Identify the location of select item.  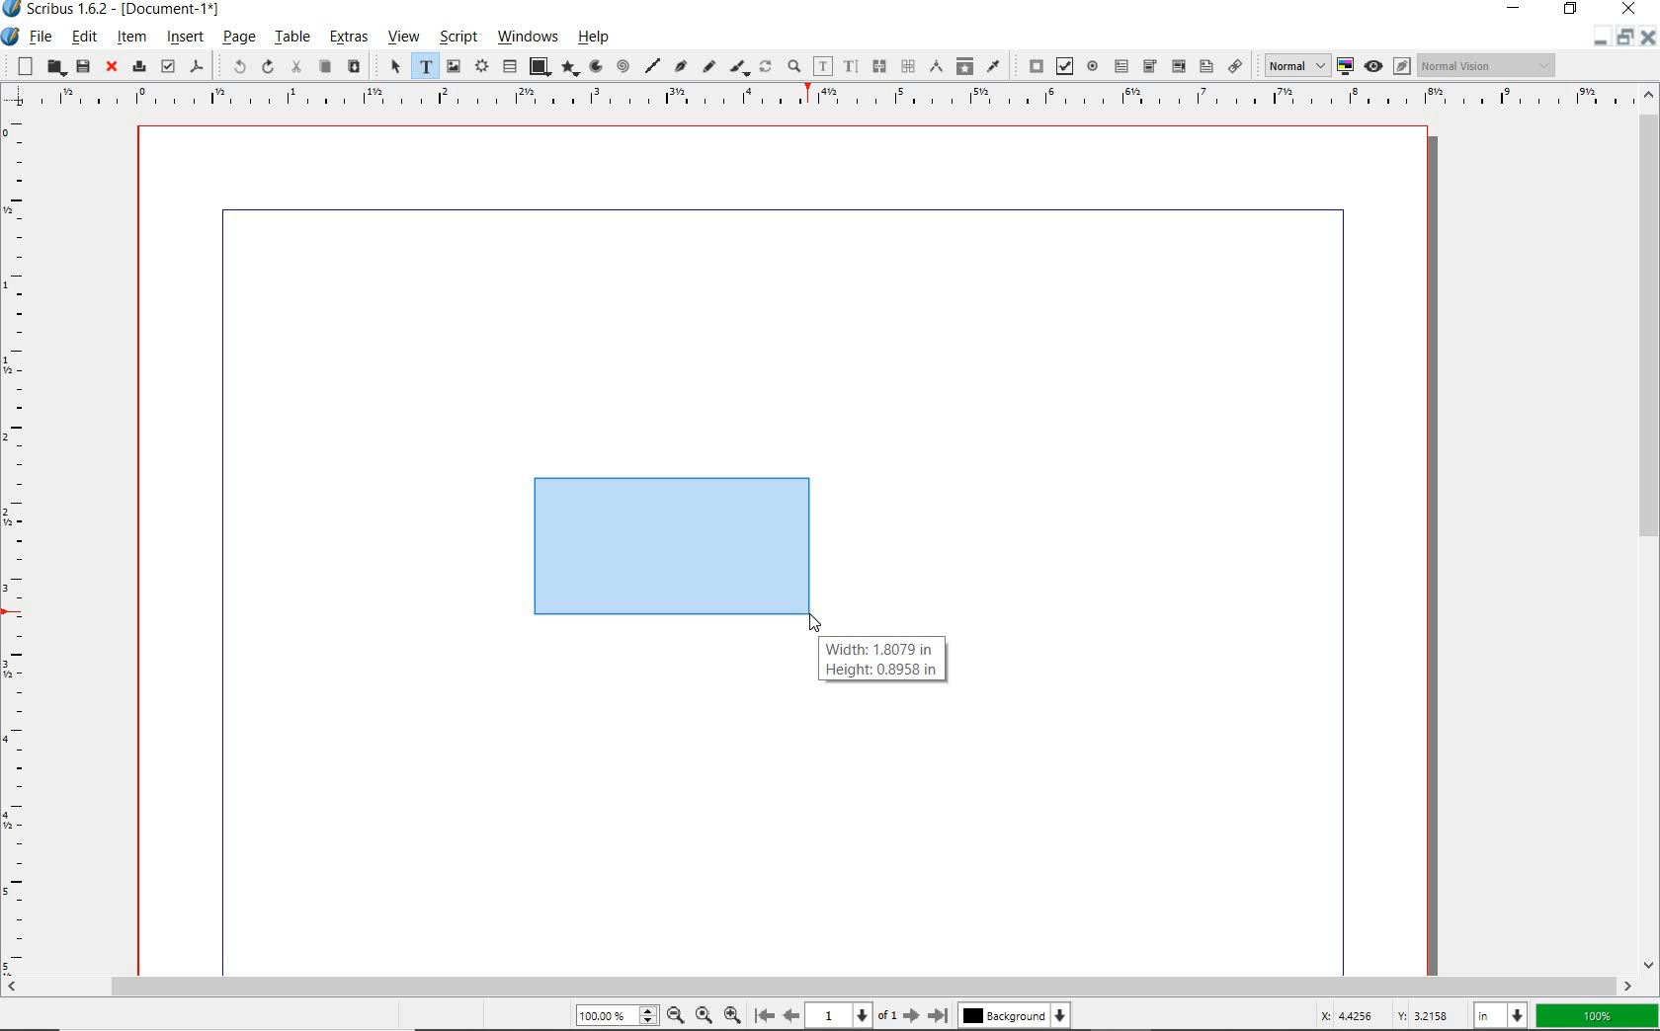
(394, 66).